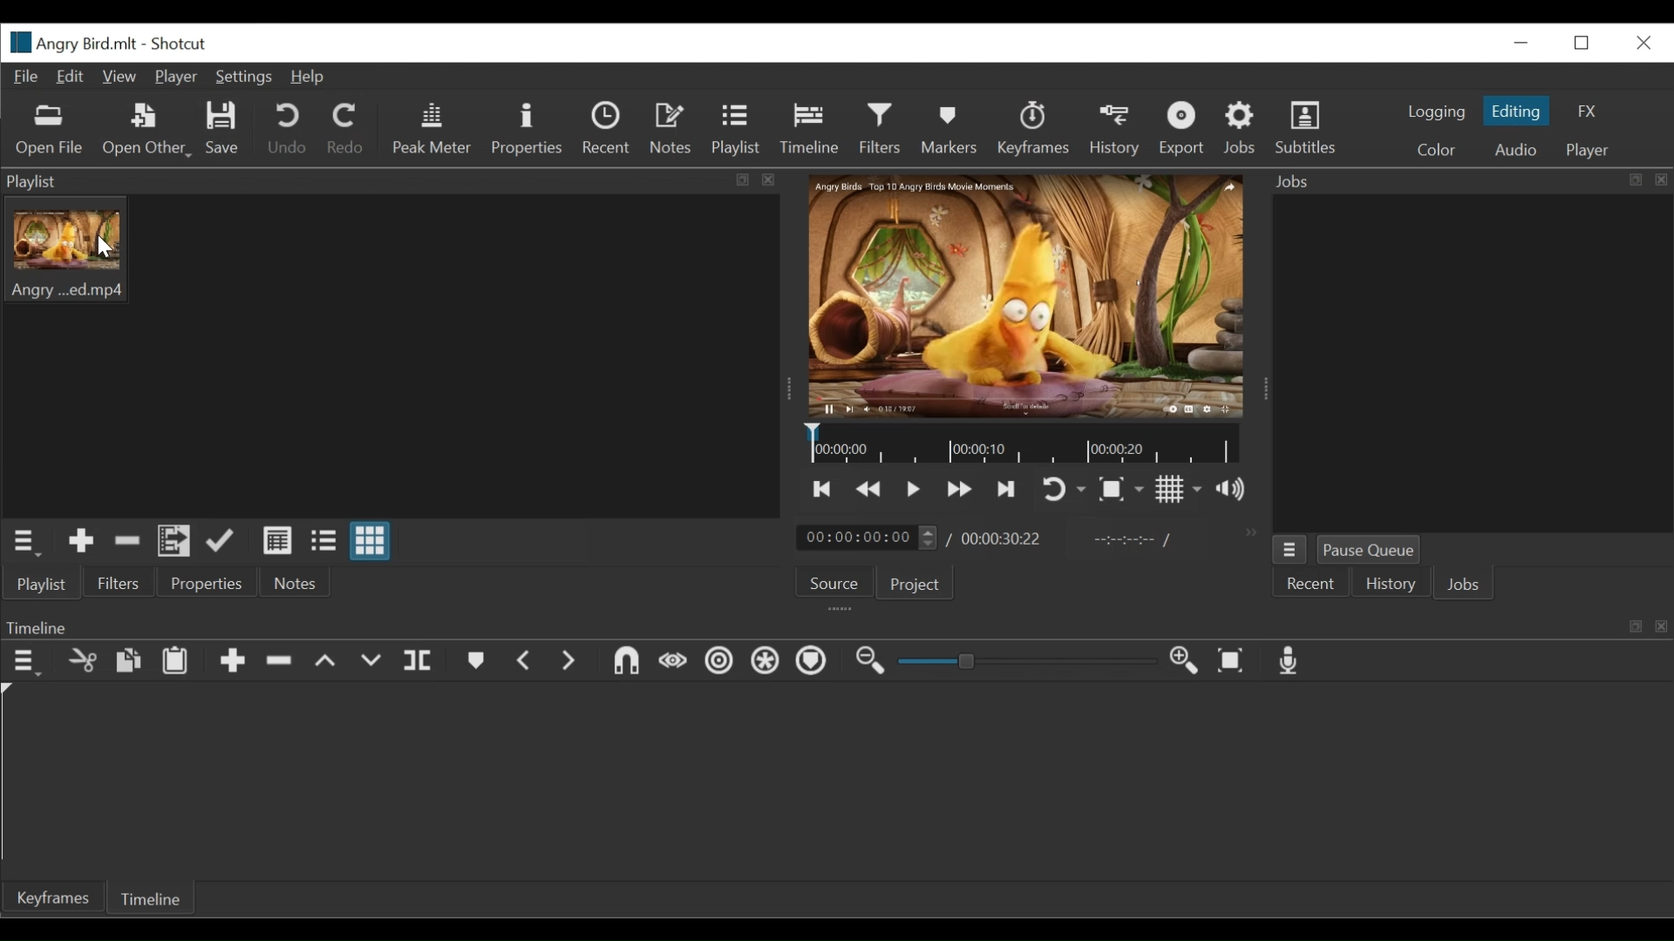 This screenshot has height=941, width=1674. Describe the element at coordinates (718, 663) in the screenshot. I see `Rippe` at that location.